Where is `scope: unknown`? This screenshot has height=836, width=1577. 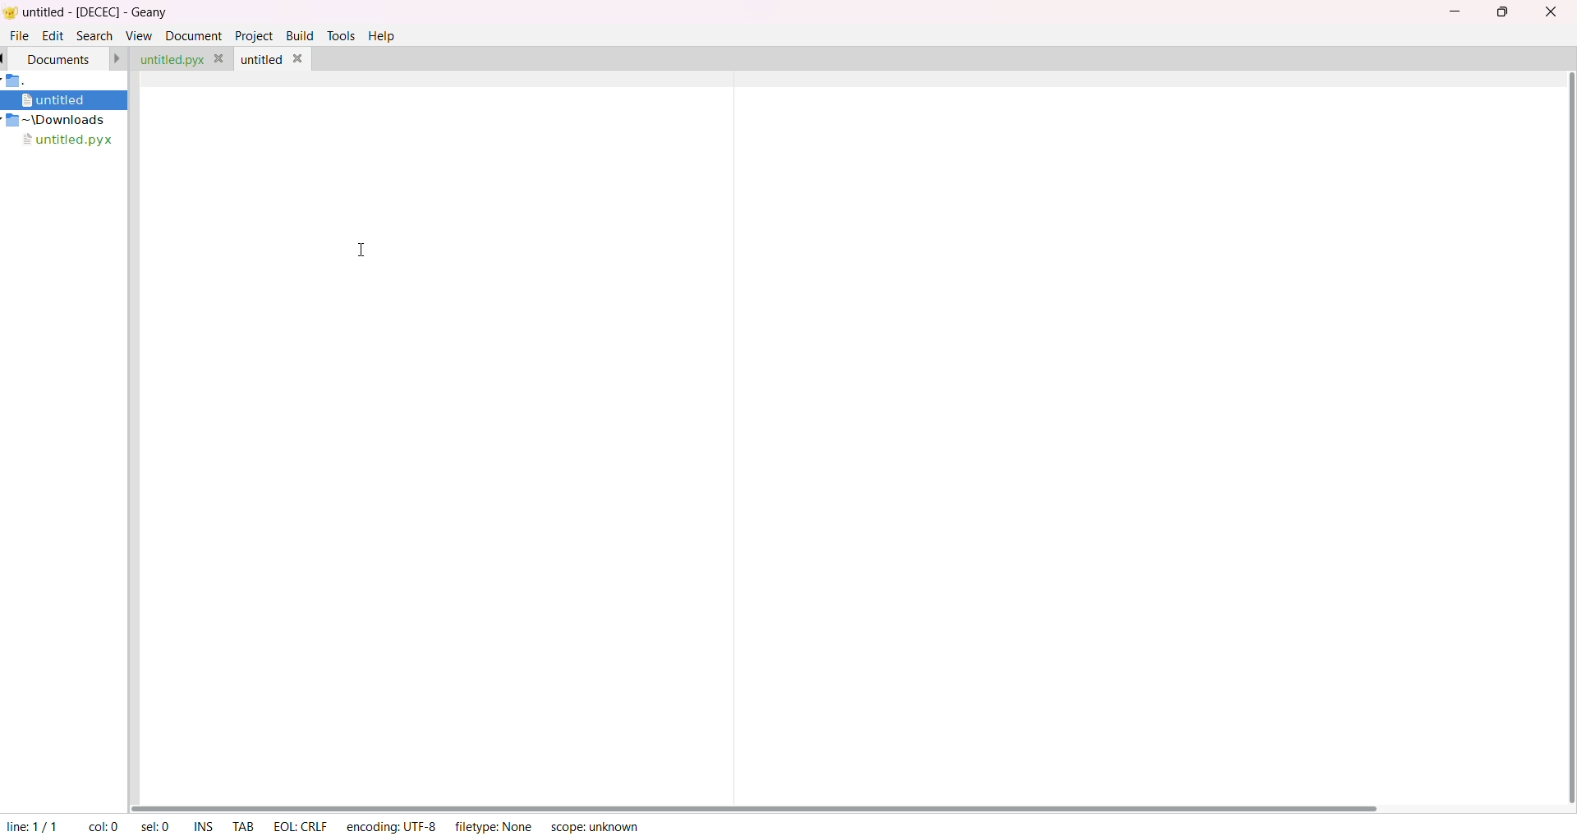
scope: unknown is located at coordinates (593, 826).